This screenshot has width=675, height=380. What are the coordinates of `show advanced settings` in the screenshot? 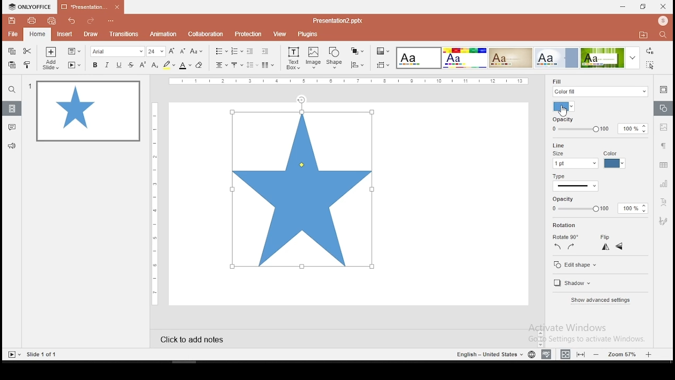 It's located at (602, 299).